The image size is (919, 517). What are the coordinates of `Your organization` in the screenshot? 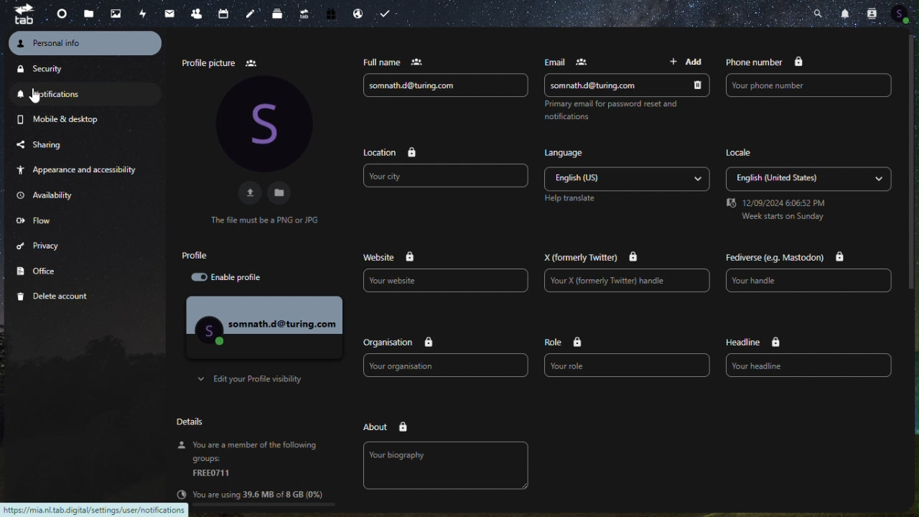 It's located at (444, 365).